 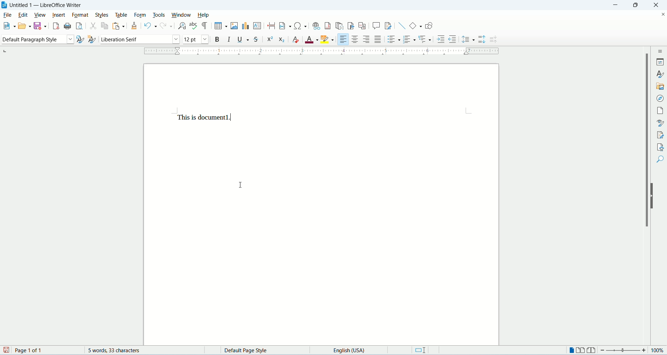 What do you see at coordinates (482, 40) in the screenshot?
I see `increase paragraph spacing` at bounding box center [482, 40].